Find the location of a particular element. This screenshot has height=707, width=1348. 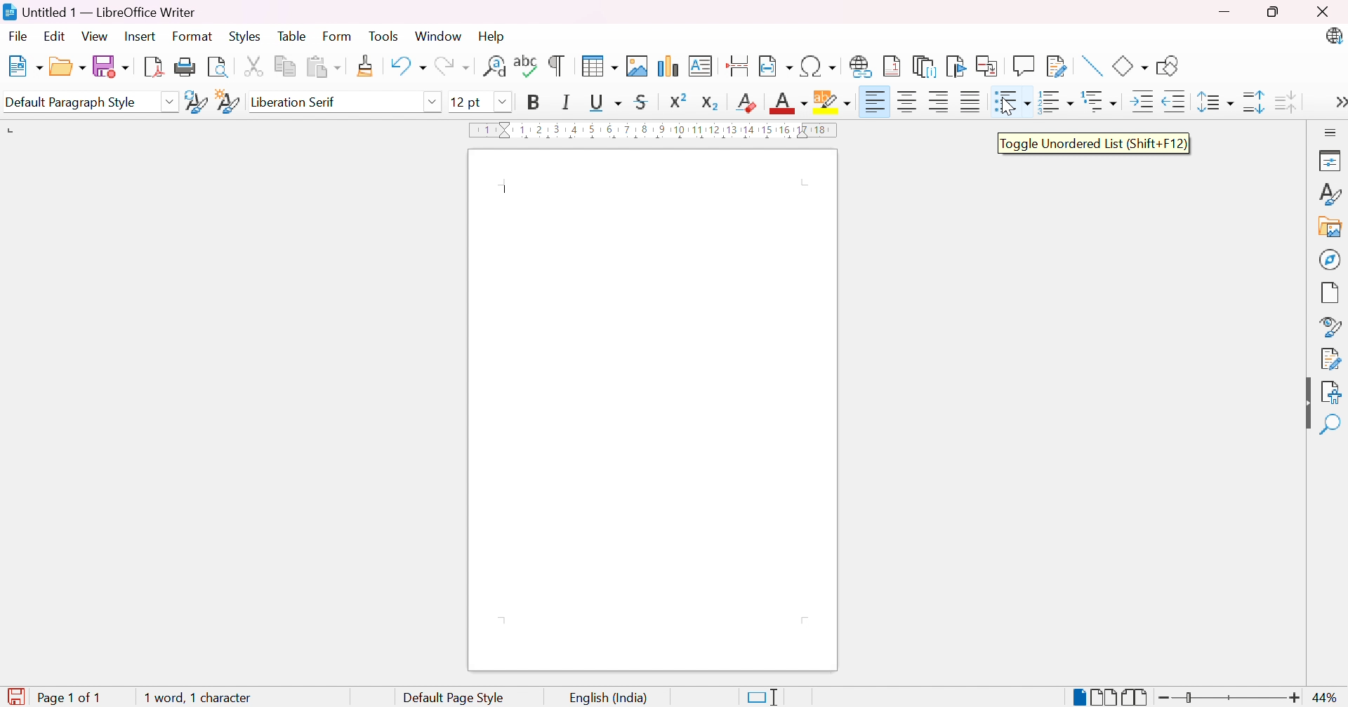

Toggle Unordered list (Shift+F12) is located at coordinates (1094, 146).